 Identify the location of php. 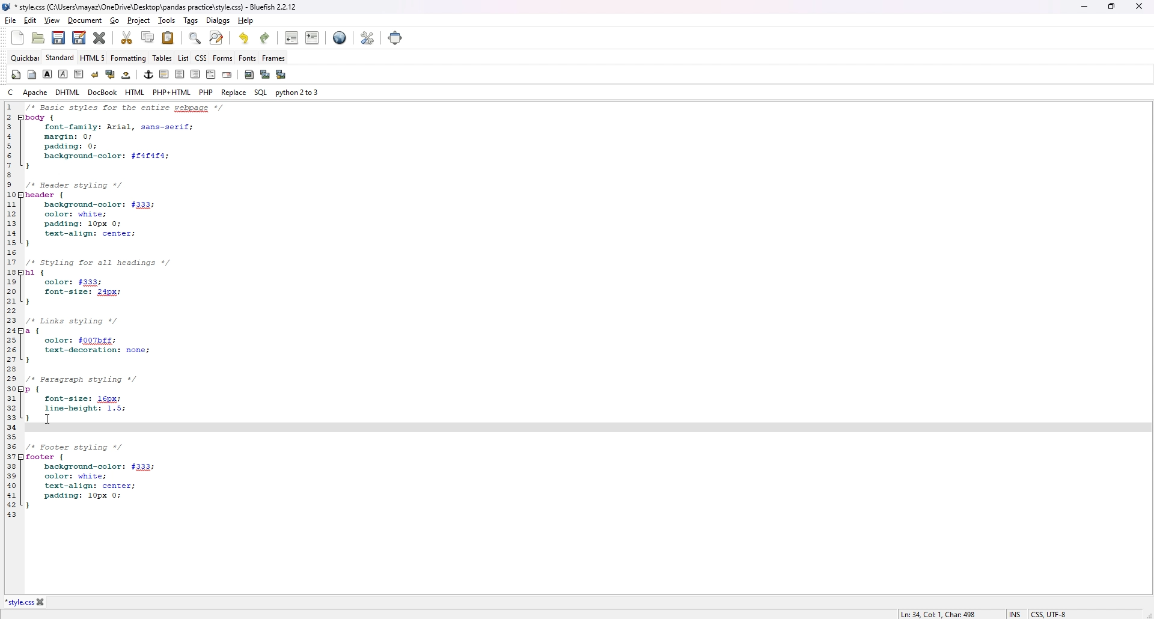
(206, 93).